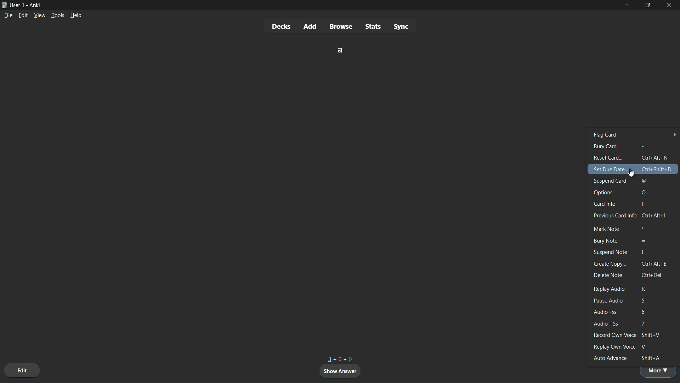  What do you see at coordinates (610, 252) in the screenshot?
I see `suspend note` at bounding box center [610, 252].